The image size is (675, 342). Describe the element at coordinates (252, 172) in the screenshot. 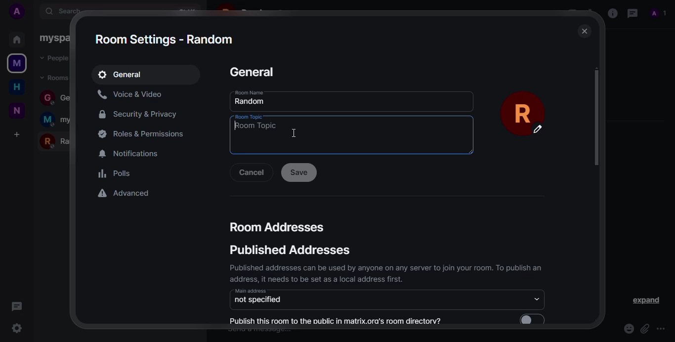

I see `cancel` at that location.